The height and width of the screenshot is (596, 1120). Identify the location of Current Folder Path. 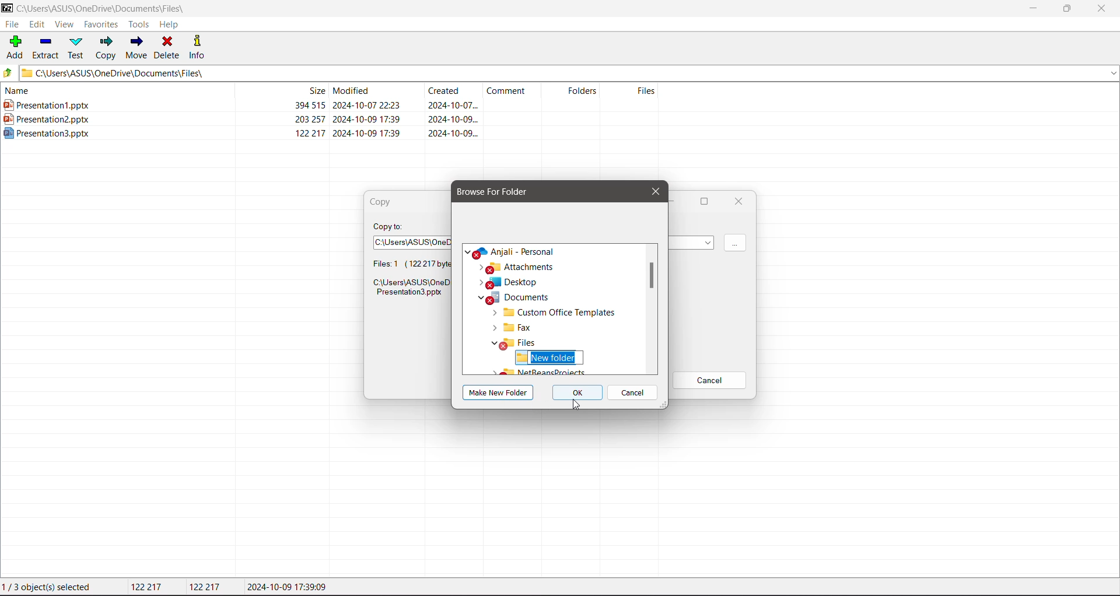
(109, 7).